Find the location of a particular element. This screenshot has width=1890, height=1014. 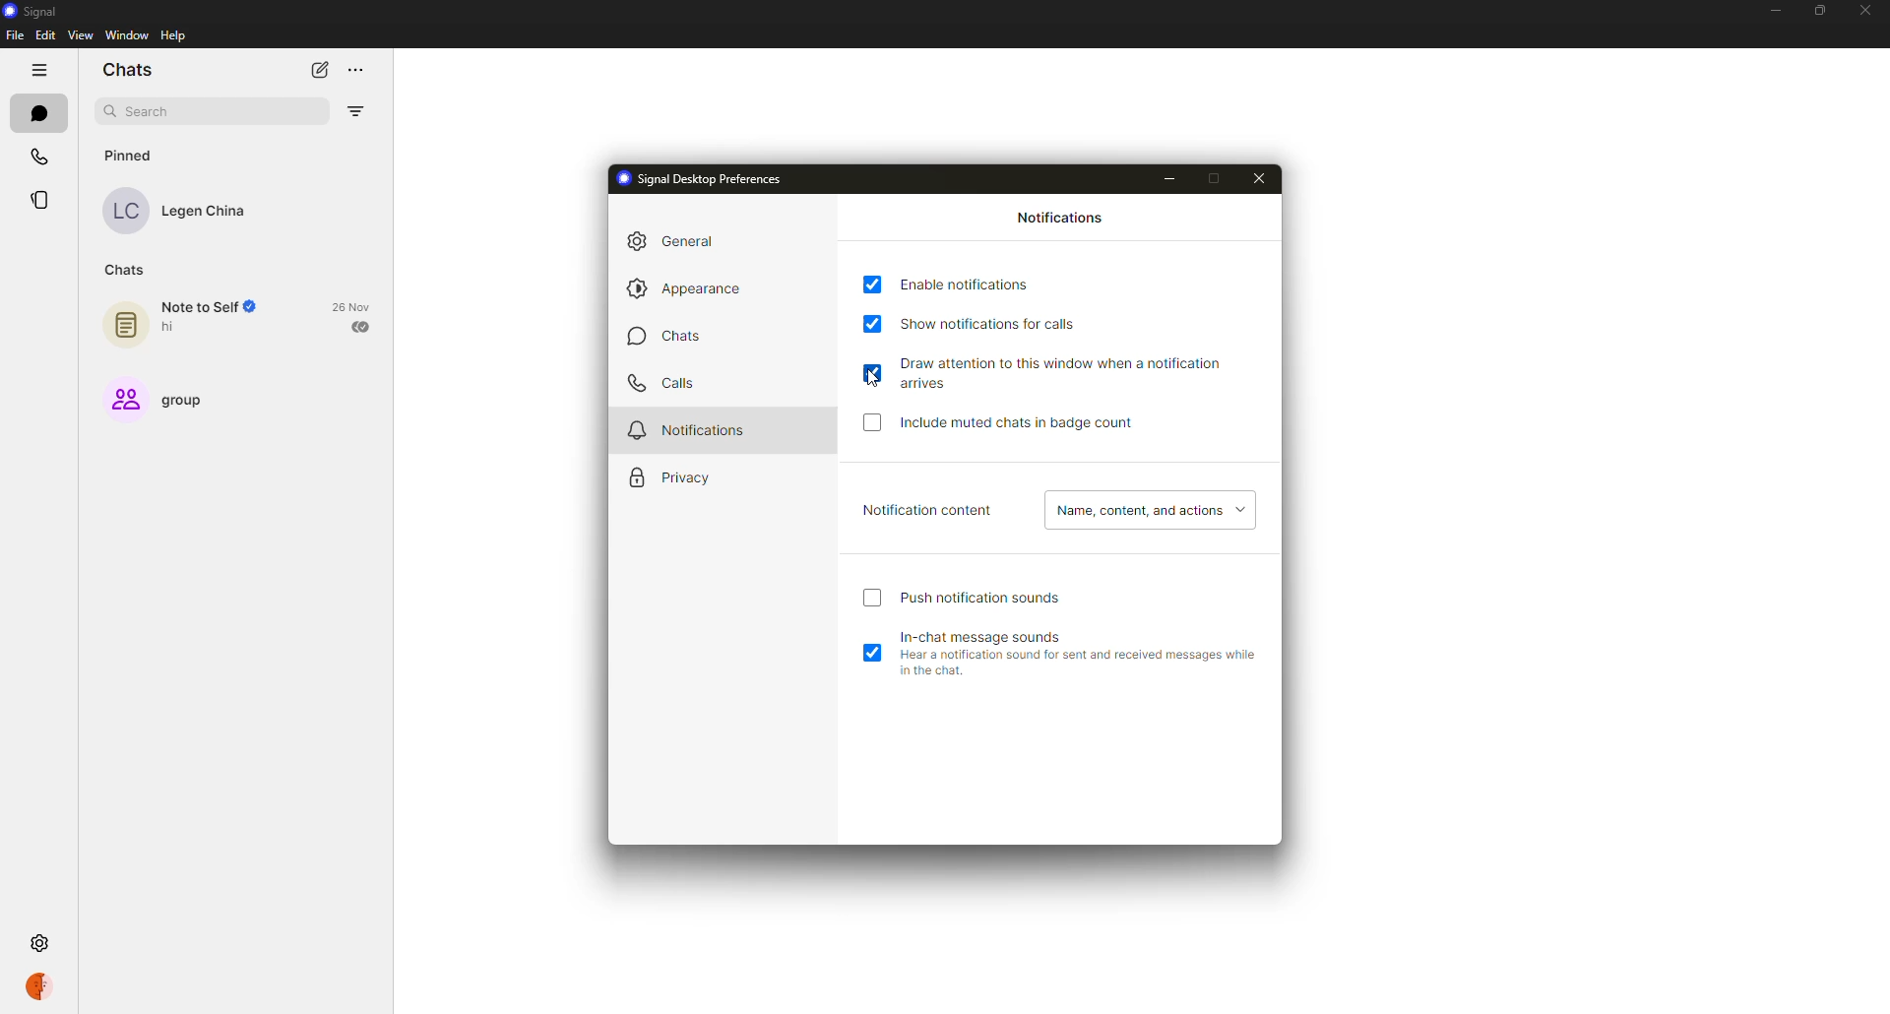

view is located at coordinates (81, 35).